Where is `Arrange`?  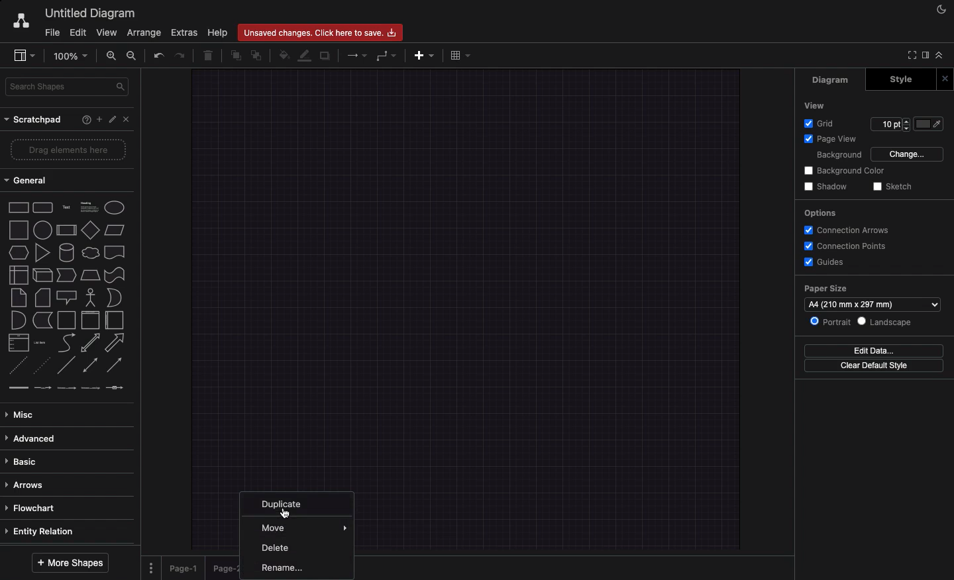
Arrange is located at coordinates (145, 32).